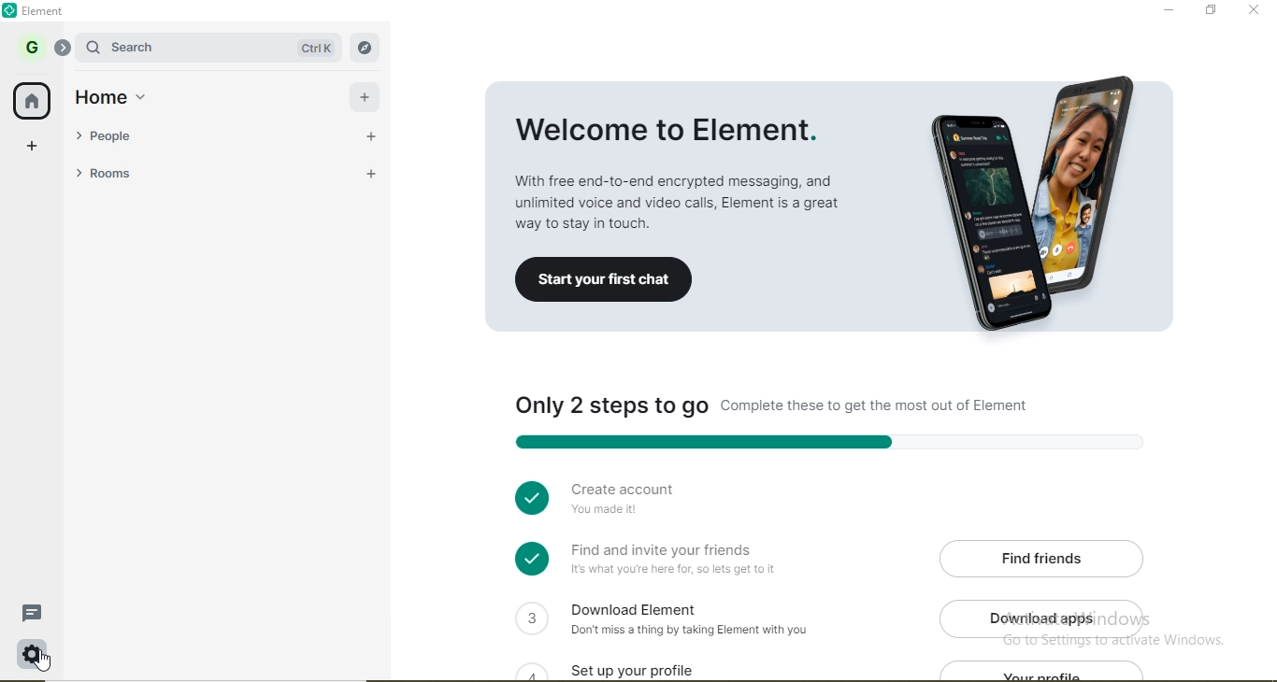 The height and width of the screenshot is (682, 1277). Describe the element at coordinates (48, 11) in the screenshot. I see `element` at that location.